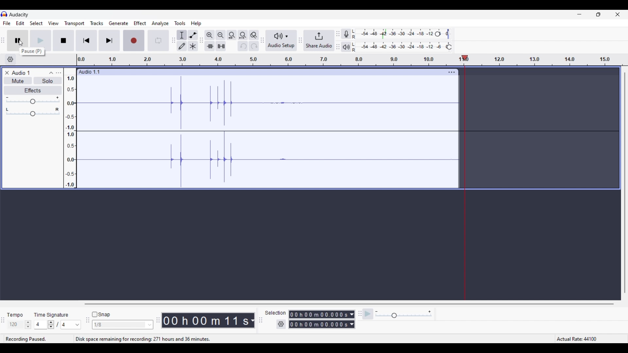  Describe the element at coordinates (404, 46) in the screenshot. I see `Playback level` at that location.